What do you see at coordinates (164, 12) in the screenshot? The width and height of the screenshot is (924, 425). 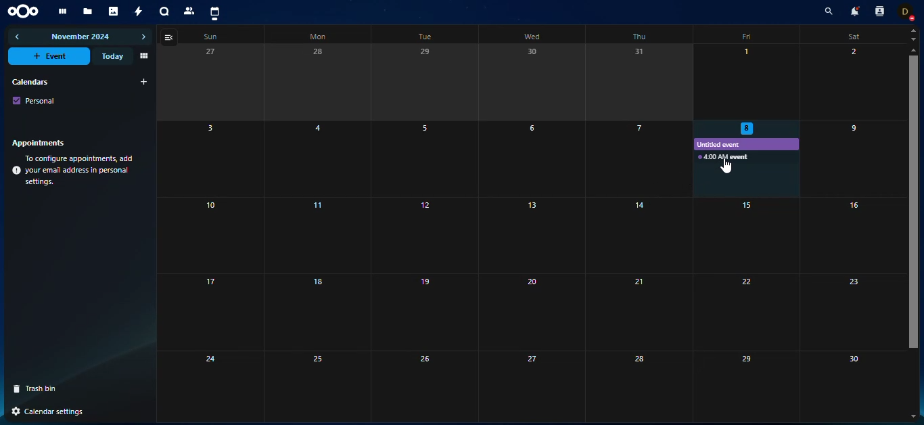 I see `talk` at bounding box center [164, 12].